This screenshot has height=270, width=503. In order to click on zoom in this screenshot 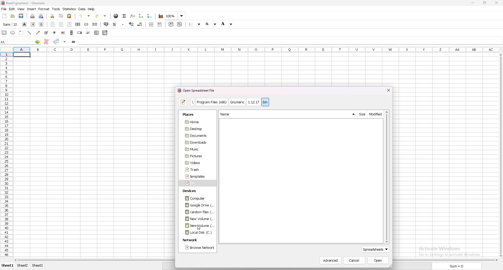, I will do `click(175, 16)`.